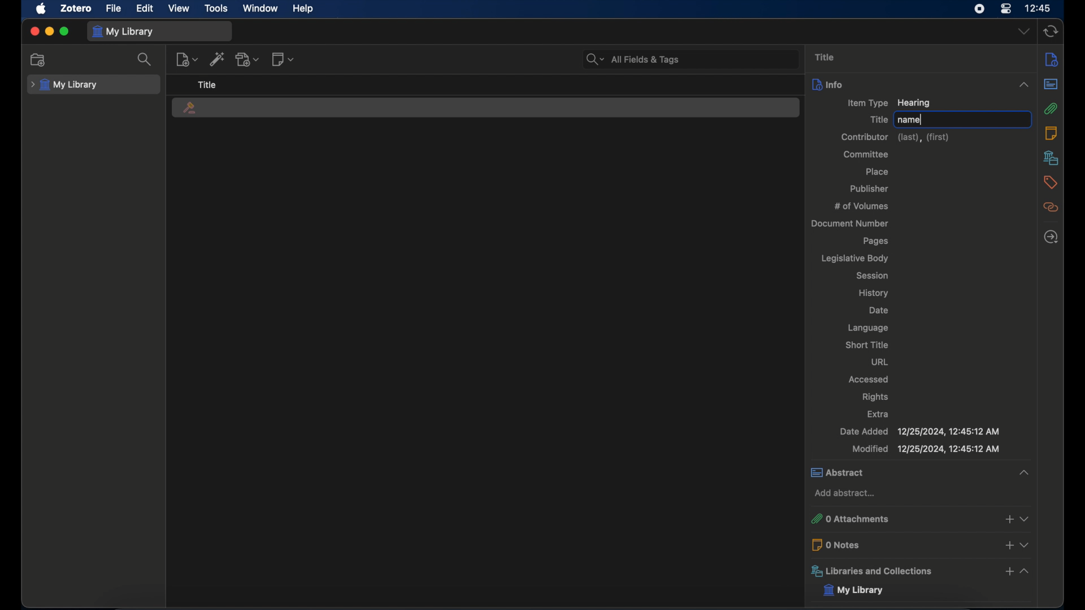 The height and width of the screenshot is (610, 1085). What do you see at coordinates (825, 56) in the screenshot?
I see `title` at bounding box center [825, 56].